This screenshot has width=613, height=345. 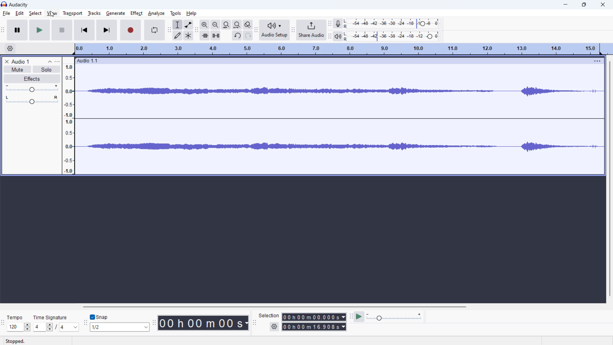 I want to click on share audio, so click(x=311, y=30).